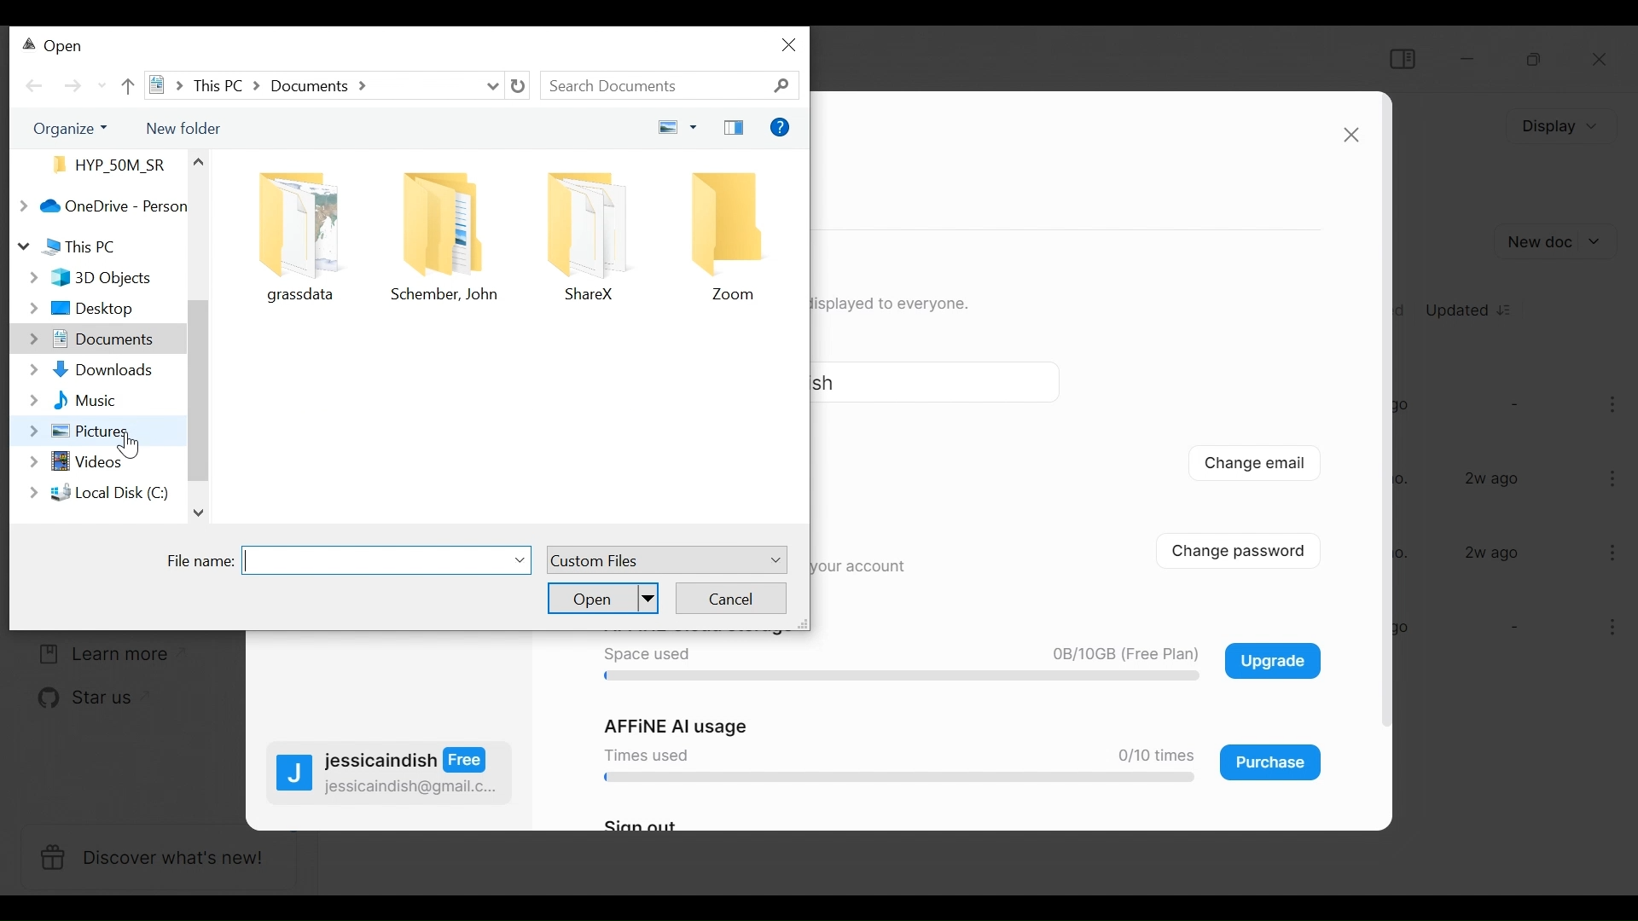  What do you see at coordinates (671, 86) in the screenshot?
I see `Search Documents` at bounding box center [671, 86].